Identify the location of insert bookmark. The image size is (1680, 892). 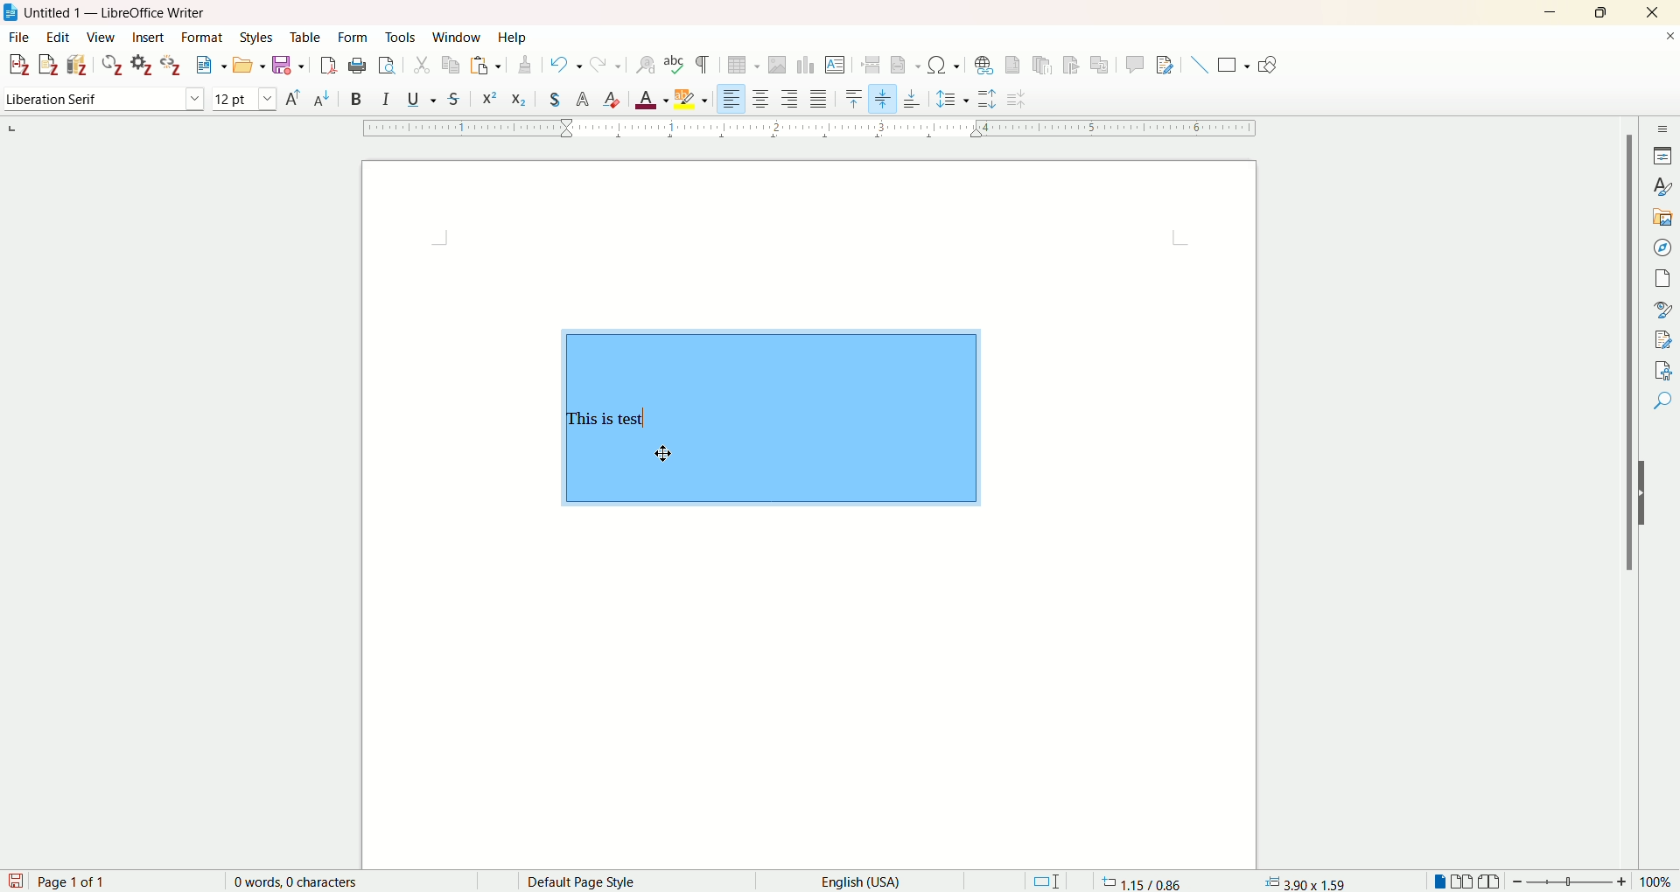
(1070, 65).